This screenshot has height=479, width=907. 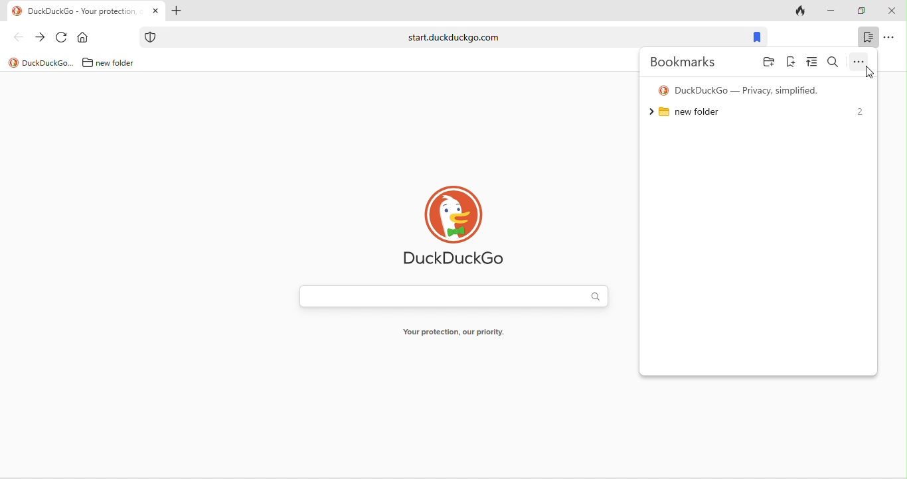 What do you see at coordinates (155, 10) in the screenshot?
I see `close tab` at bounding box center [155, 10].